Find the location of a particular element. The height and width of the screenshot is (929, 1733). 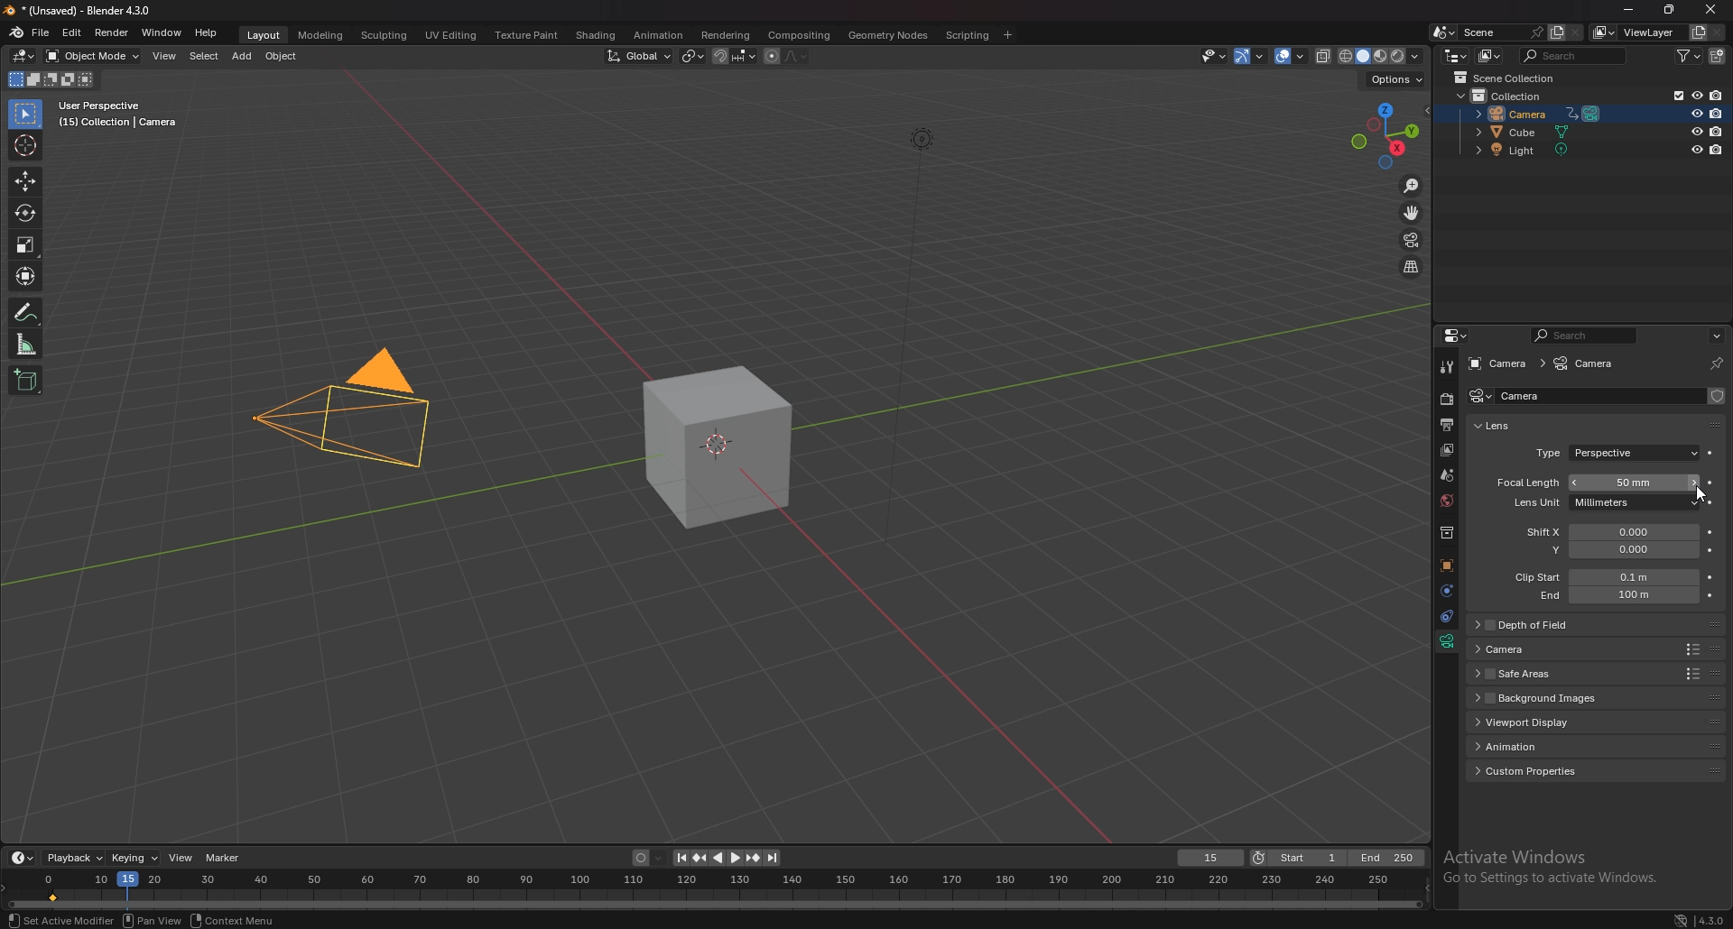

clip start is located at coordinates (1601, 576).